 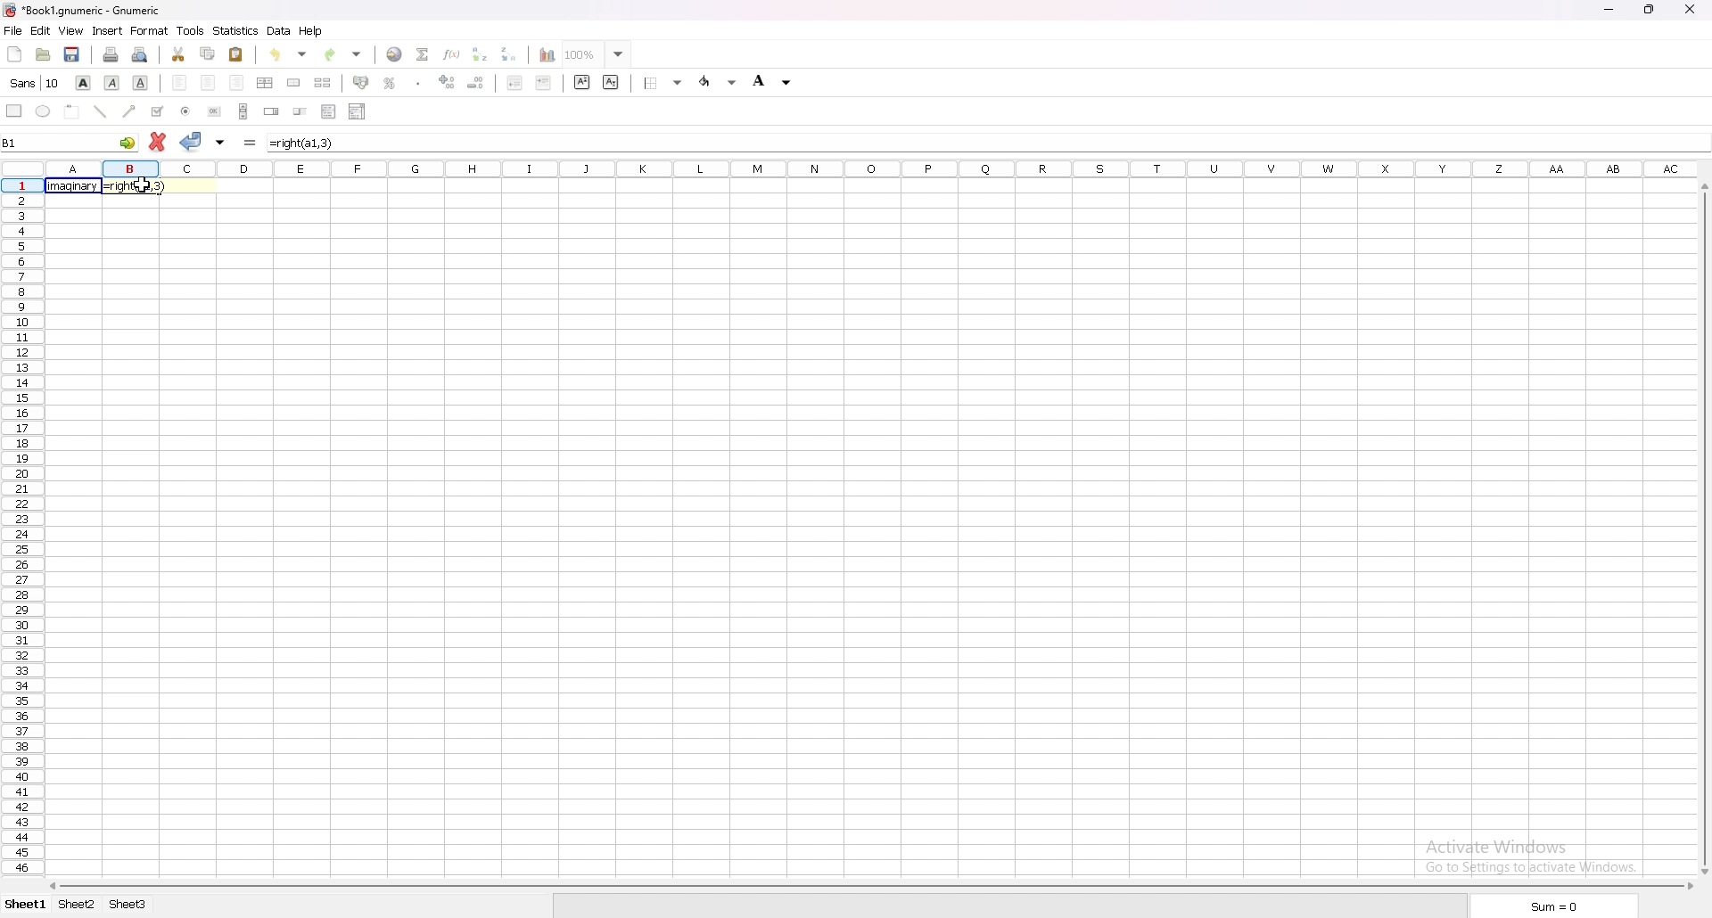 What do you see at coordinates (361, 84) in the screenshot?
I see `accounting` at bounding box center [361, 84].